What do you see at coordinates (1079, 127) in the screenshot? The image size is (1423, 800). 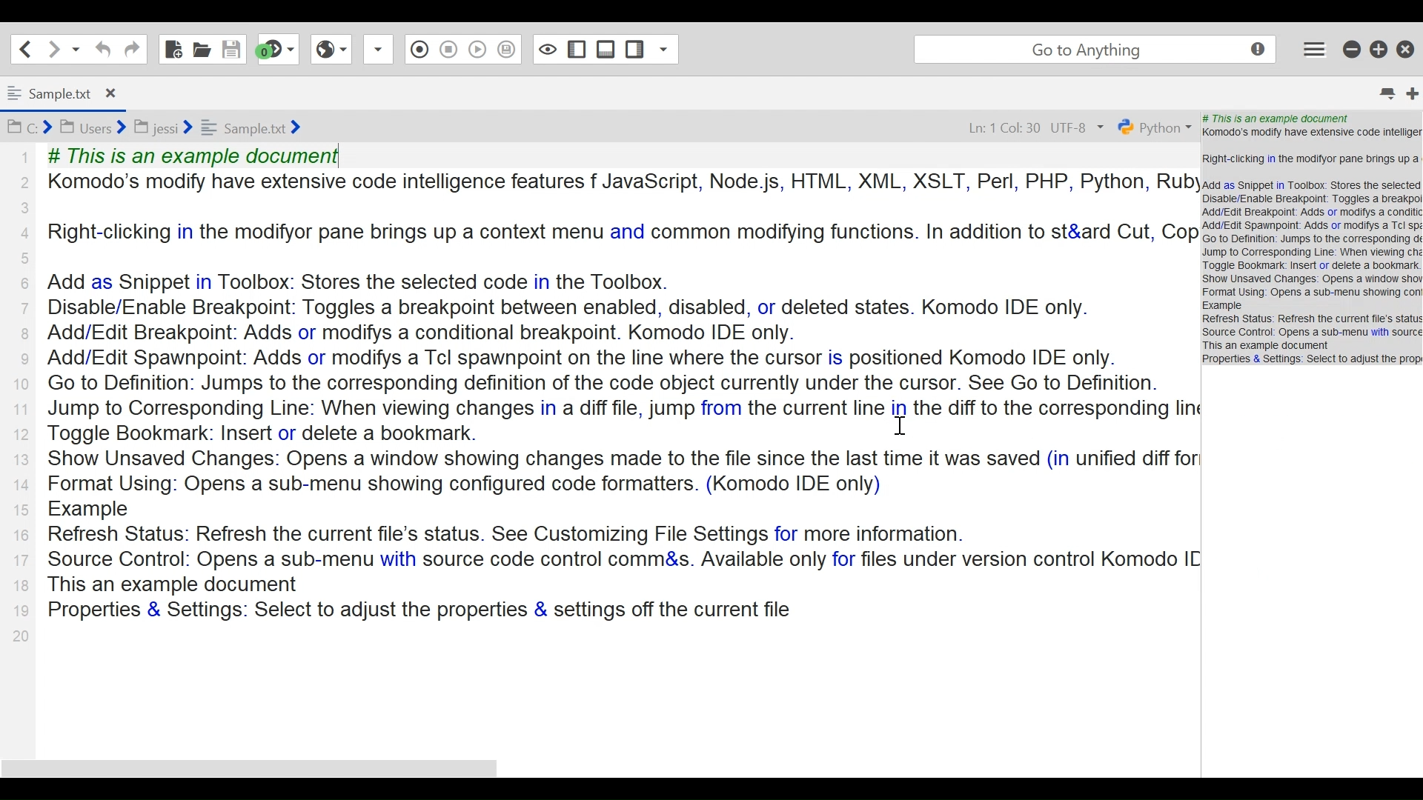 I see `UTF-8` at bounding box center [1079, 127].